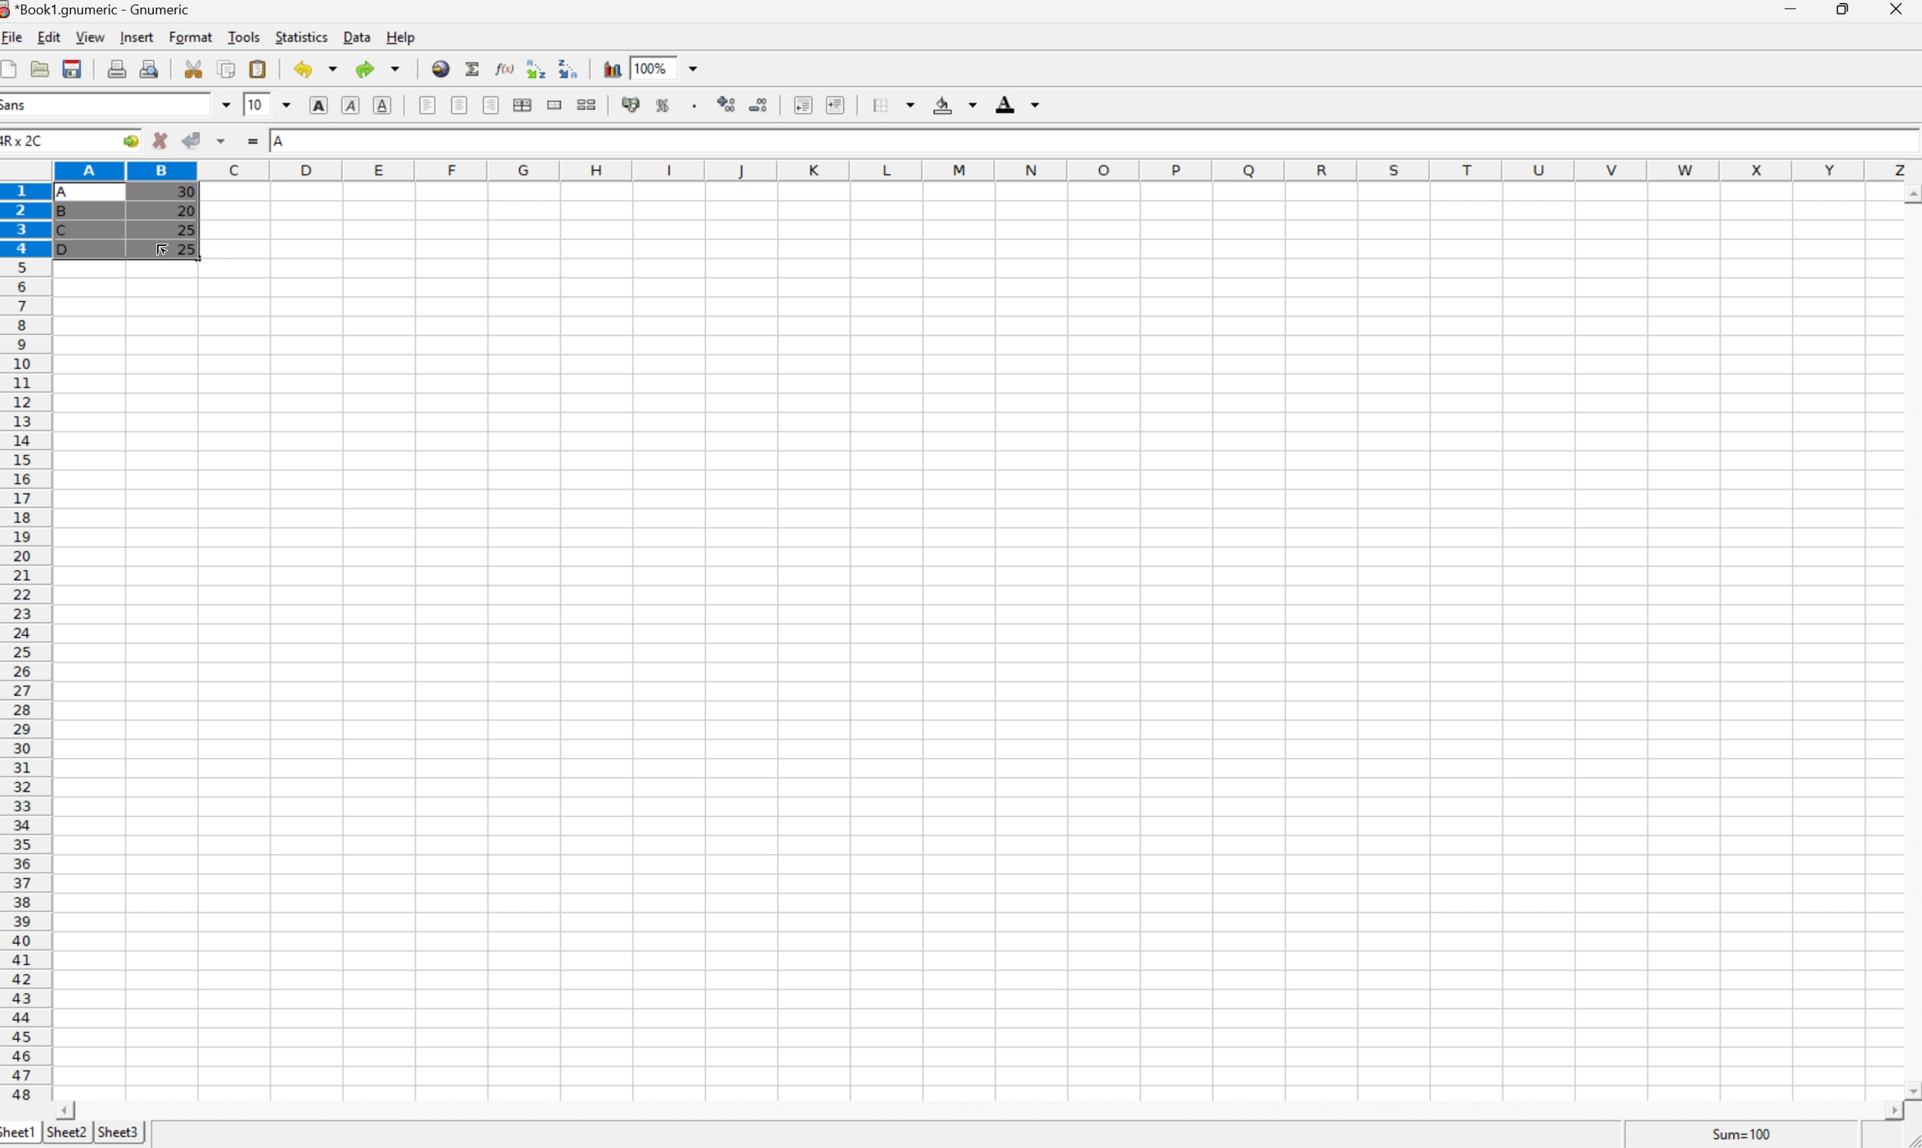 The height and width of the screenshot is (1148, 1922). I want to click on Scroll Up, so click(1910, 191).